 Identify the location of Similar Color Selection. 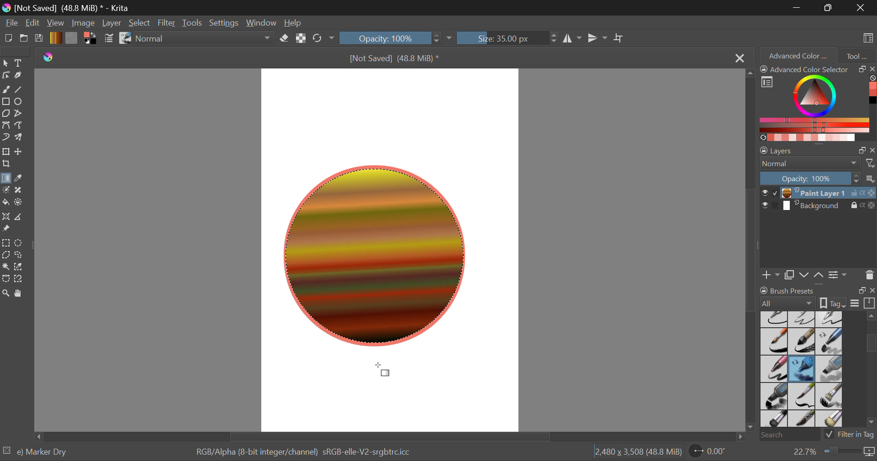
(21, 267).